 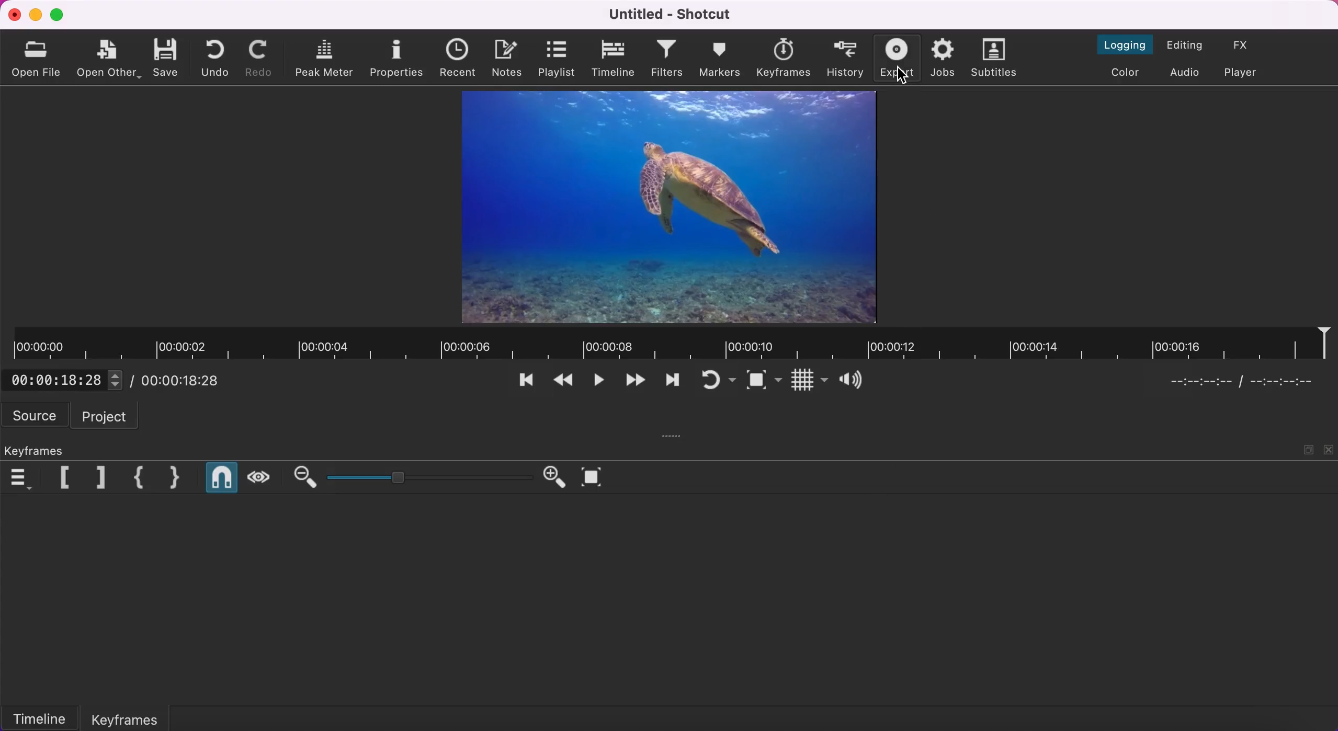 What do you see at coordinates (764, 381) in the screenshot?
I see `toggle zoom` at bounding box center [764, 381].